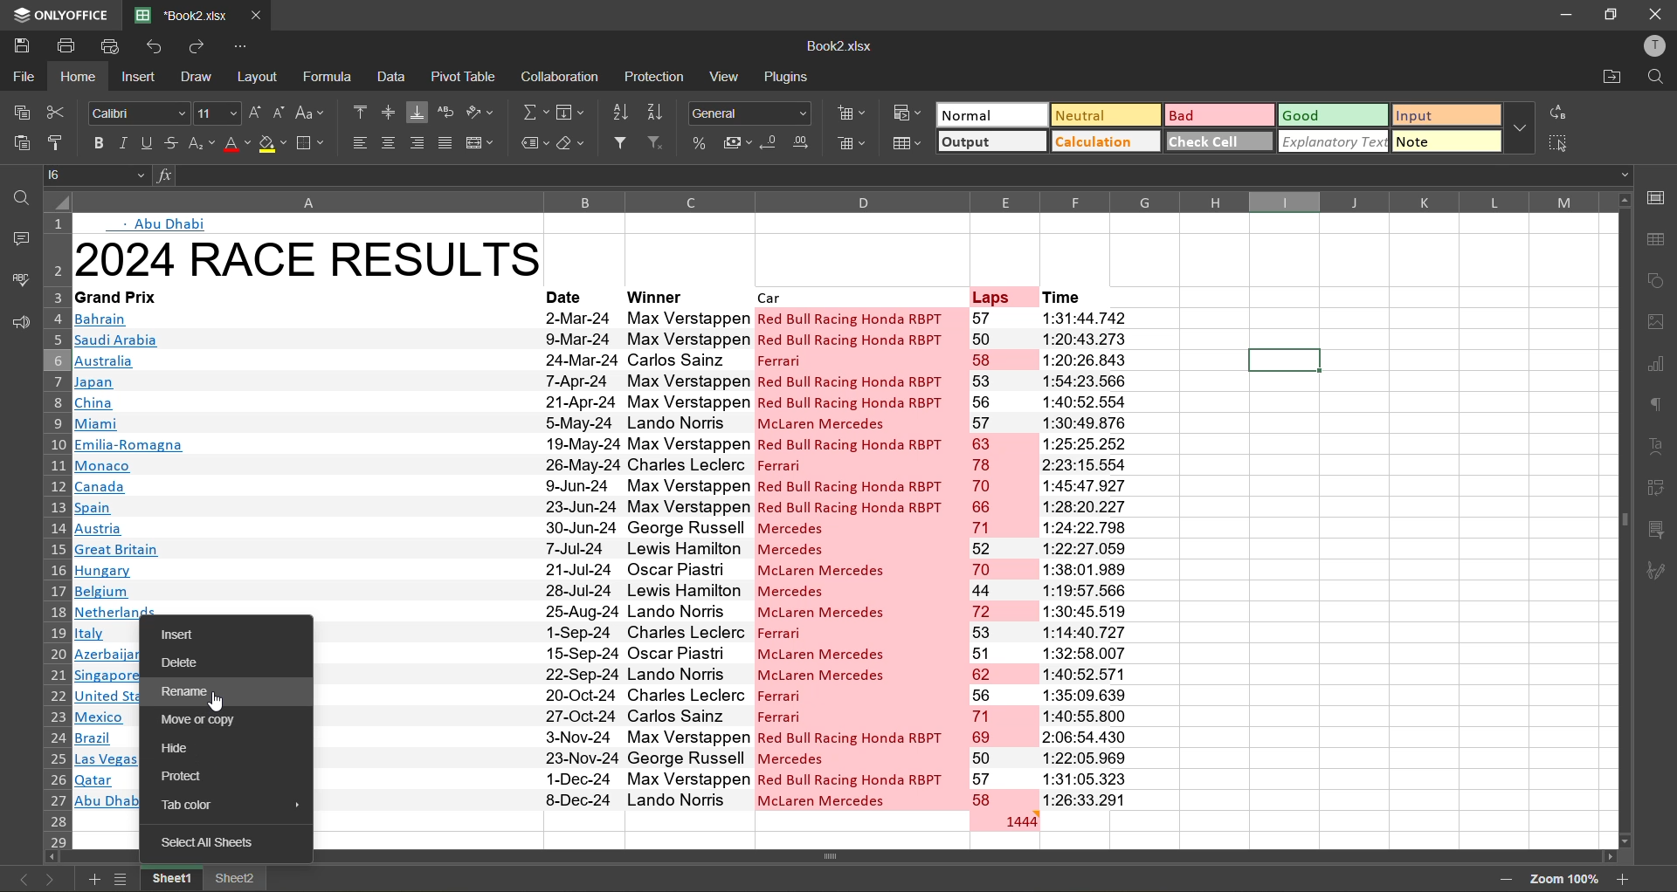 The height and width of the screenshot is (892, 1677). I want to click on clear, so click(572, 145).